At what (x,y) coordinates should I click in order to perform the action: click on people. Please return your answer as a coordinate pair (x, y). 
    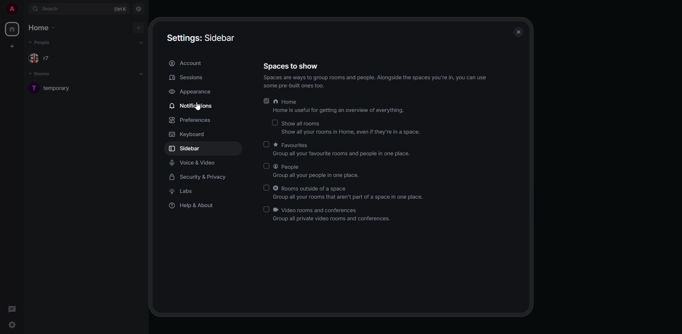
    Looking at the image, I should click on (43, 58).